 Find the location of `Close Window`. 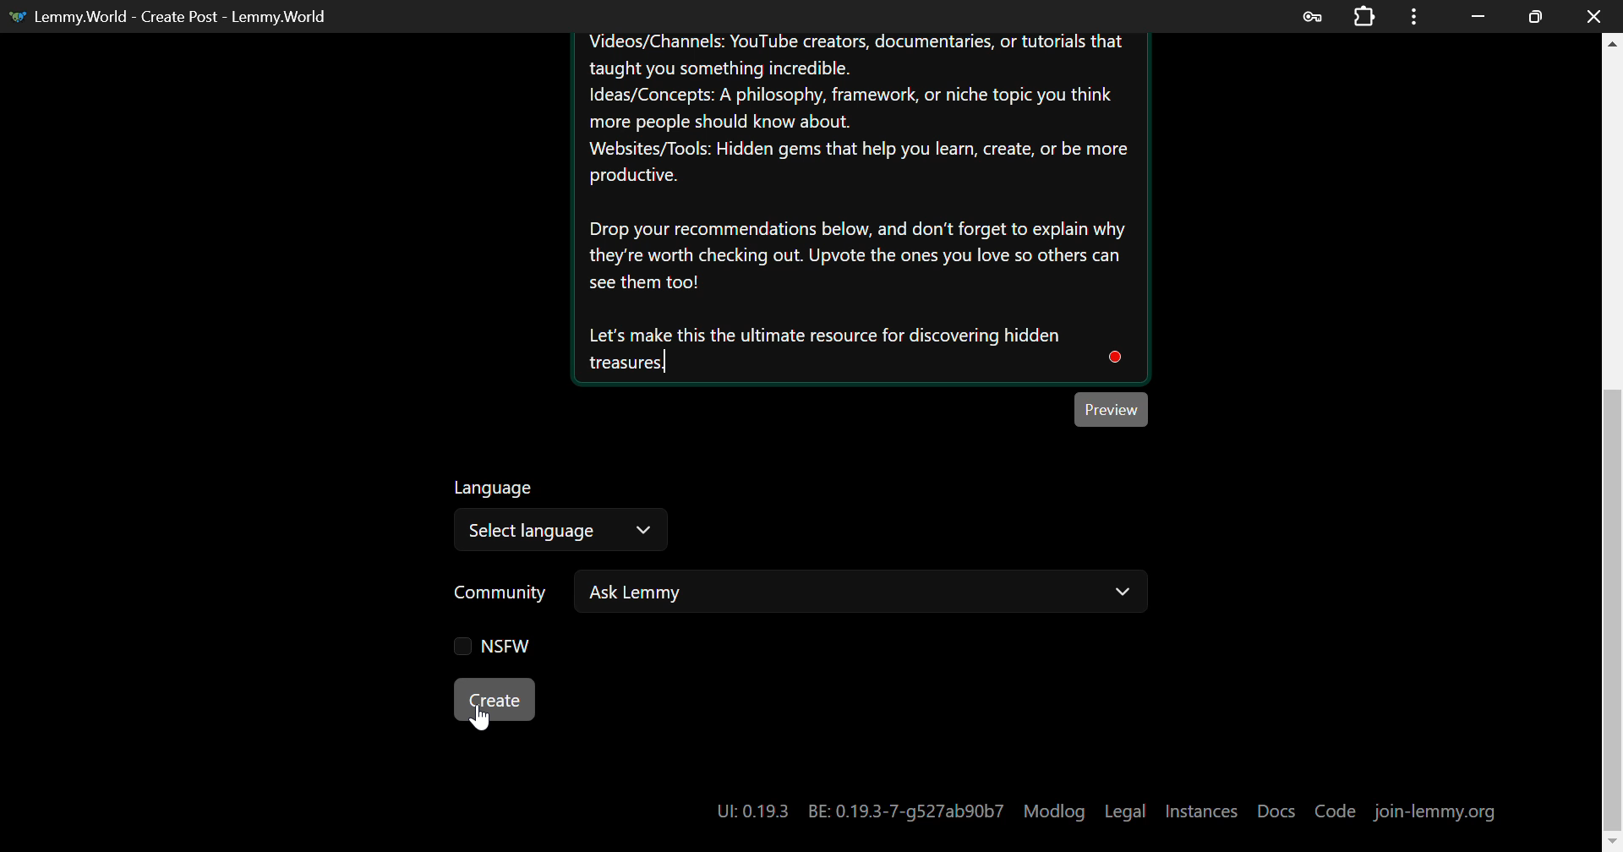

Close Window is located at coordinates (1594, 14).